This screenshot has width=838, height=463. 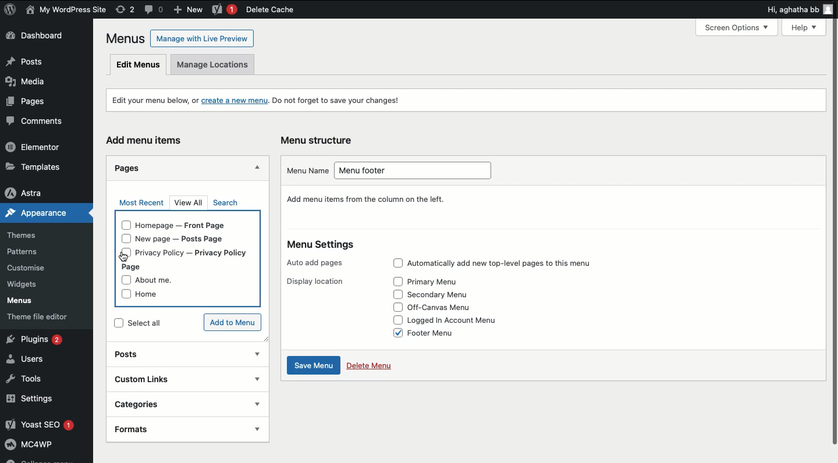 I want to click on Most recent, so click(x=141, y=203).